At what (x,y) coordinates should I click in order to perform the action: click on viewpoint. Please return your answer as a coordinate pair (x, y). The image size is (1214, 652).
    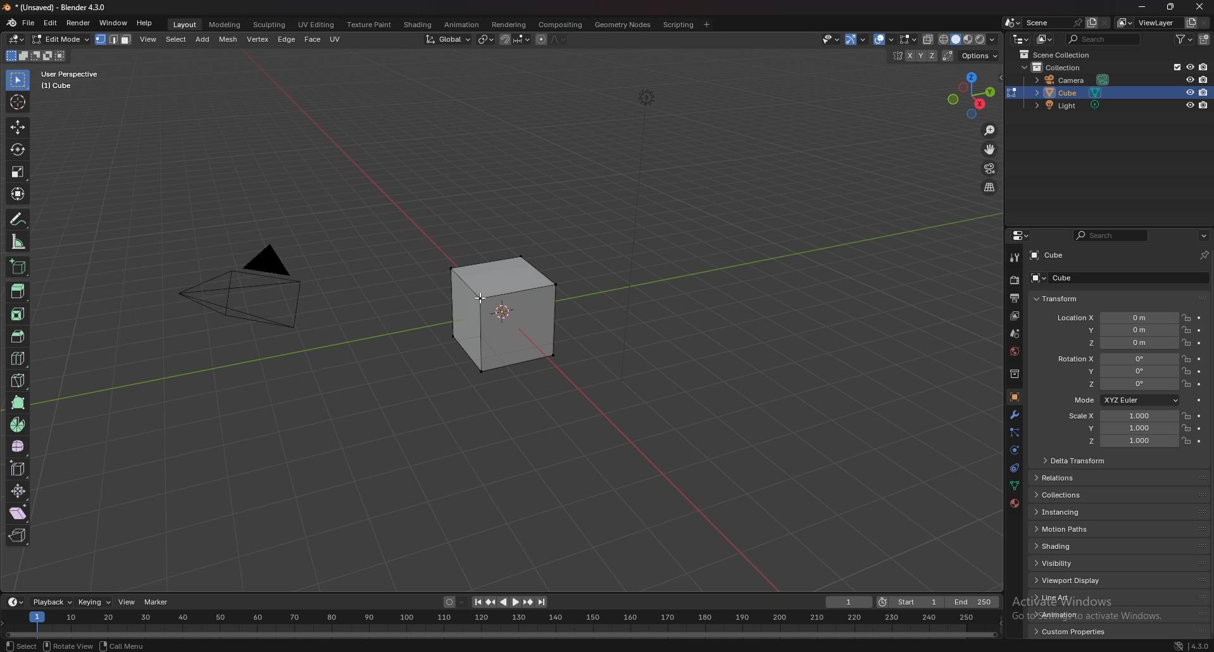
    Looking at the image, I should click on (972, 95).